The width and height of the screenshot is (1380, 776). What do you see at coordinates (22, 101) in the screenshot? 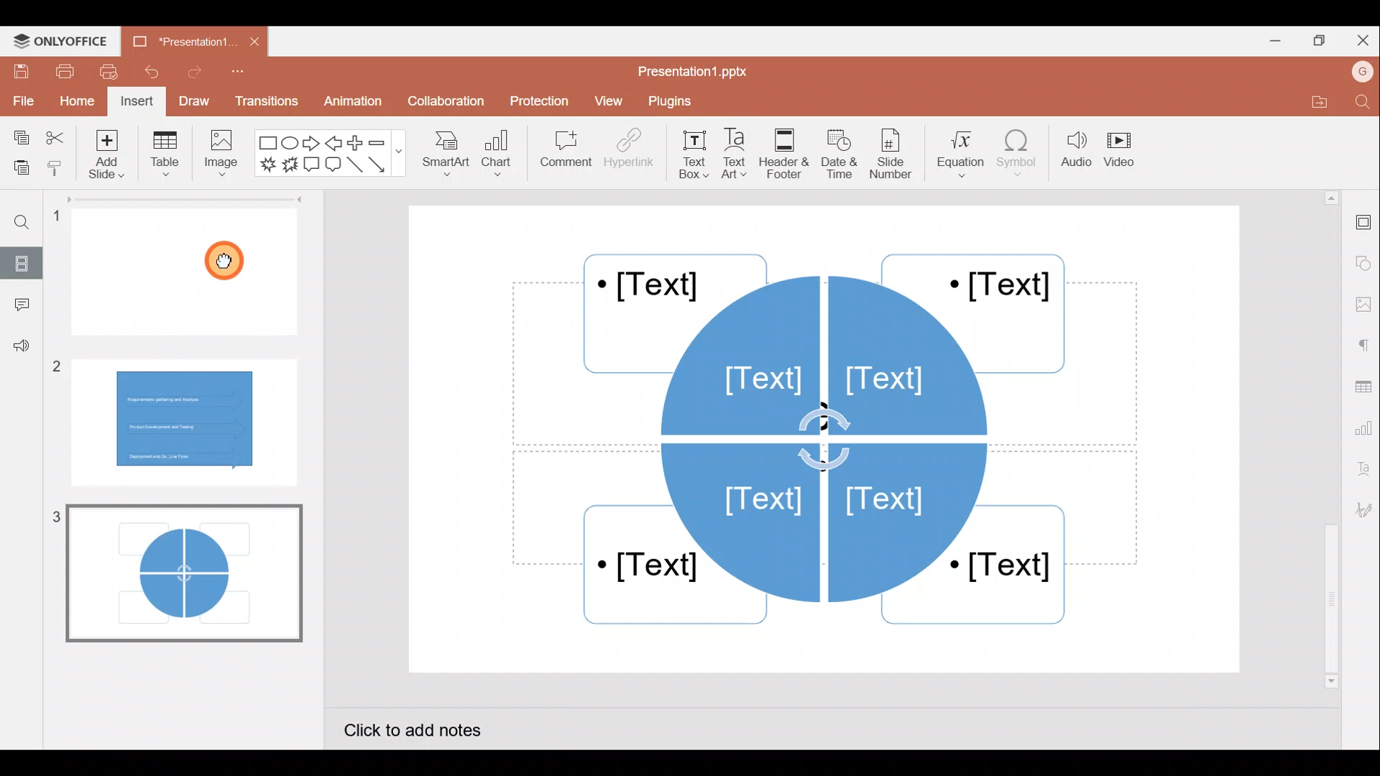
I see `File` at bounding box center [22, 101].